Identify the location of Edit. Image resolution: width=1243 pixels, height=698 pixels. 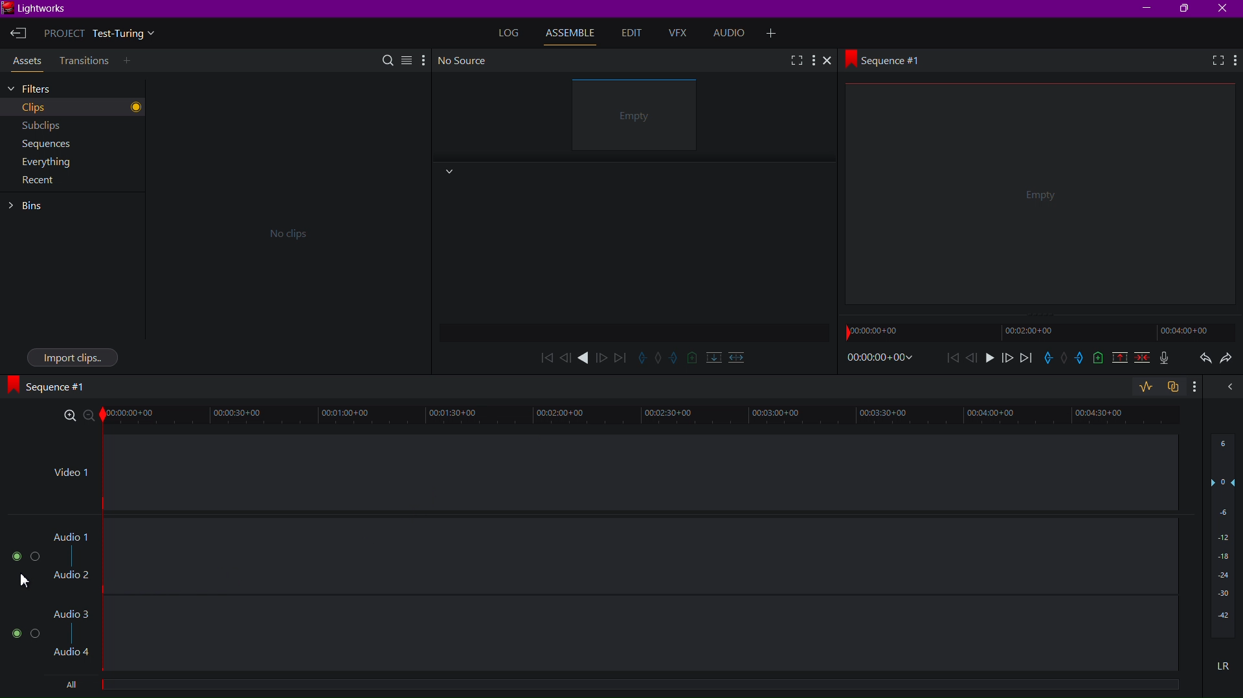
(631, 34).